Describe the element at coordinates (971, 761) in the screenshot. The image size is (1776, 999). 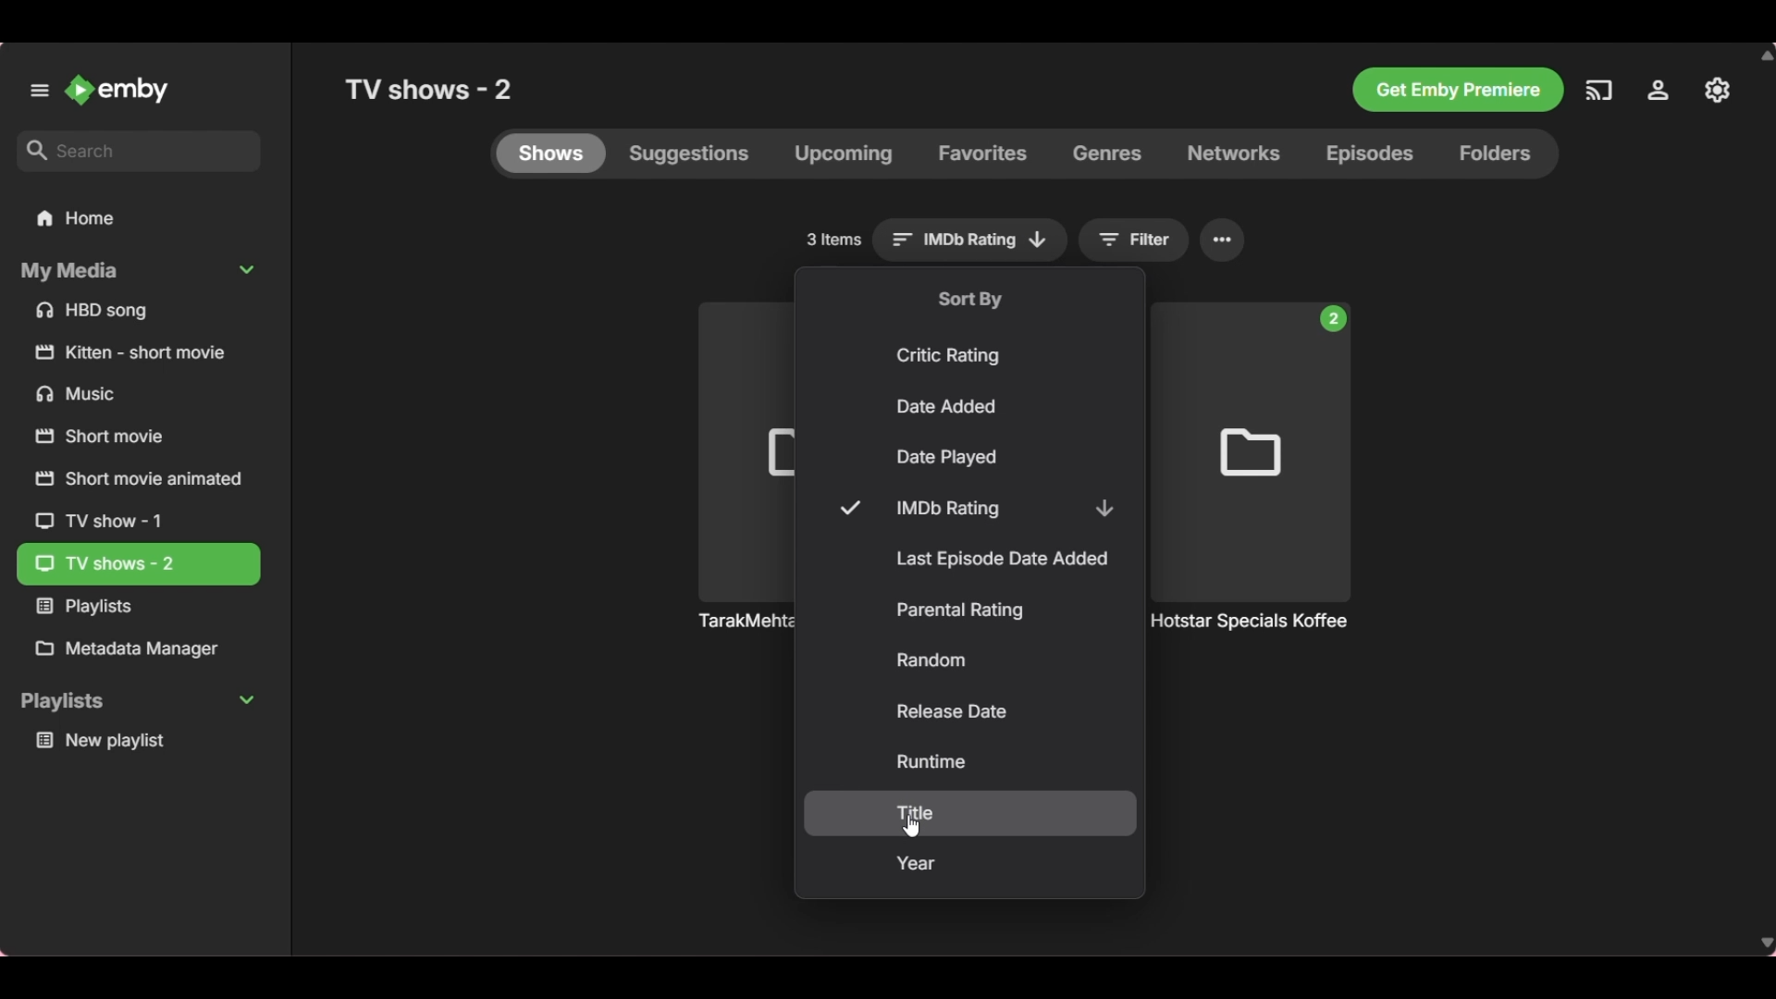
I see `Sort by runtime` at that location.